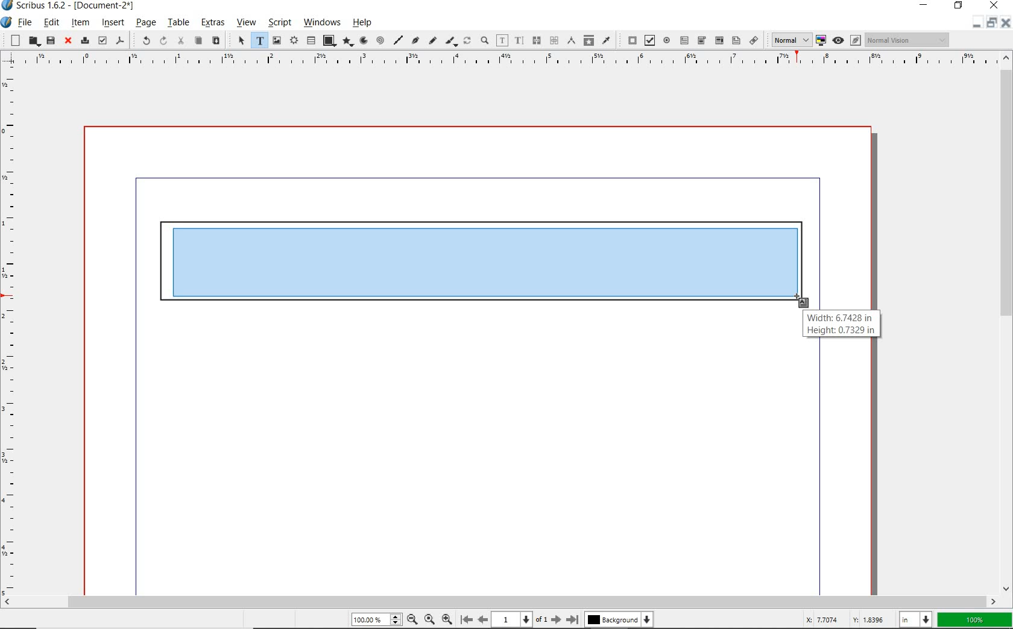 Image resolution: width=1013 pixels, height=629 pixels. I want to click on copy, so click(198, 42).